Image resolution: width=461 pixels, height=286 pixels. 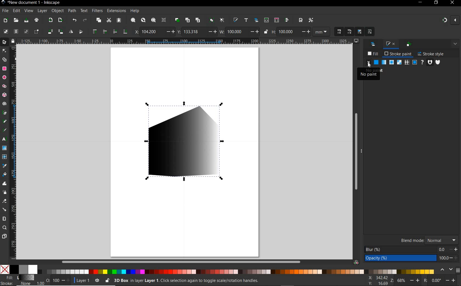 What do you see at coordinates (135, 32) in the screenshot?
I see `HORIZONTAL COORDINATE OF SELECTION` at bounding box center [135, 32].